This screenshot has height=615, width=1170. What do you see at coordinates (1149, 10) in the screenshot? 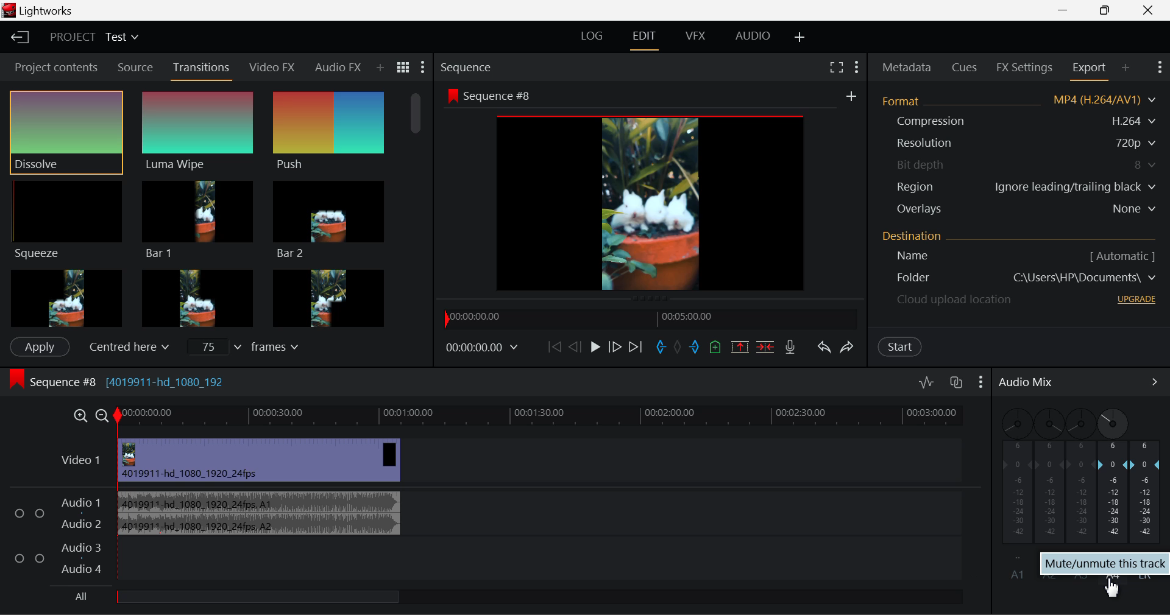
I see `Close` at bounding box center [1149, 10].